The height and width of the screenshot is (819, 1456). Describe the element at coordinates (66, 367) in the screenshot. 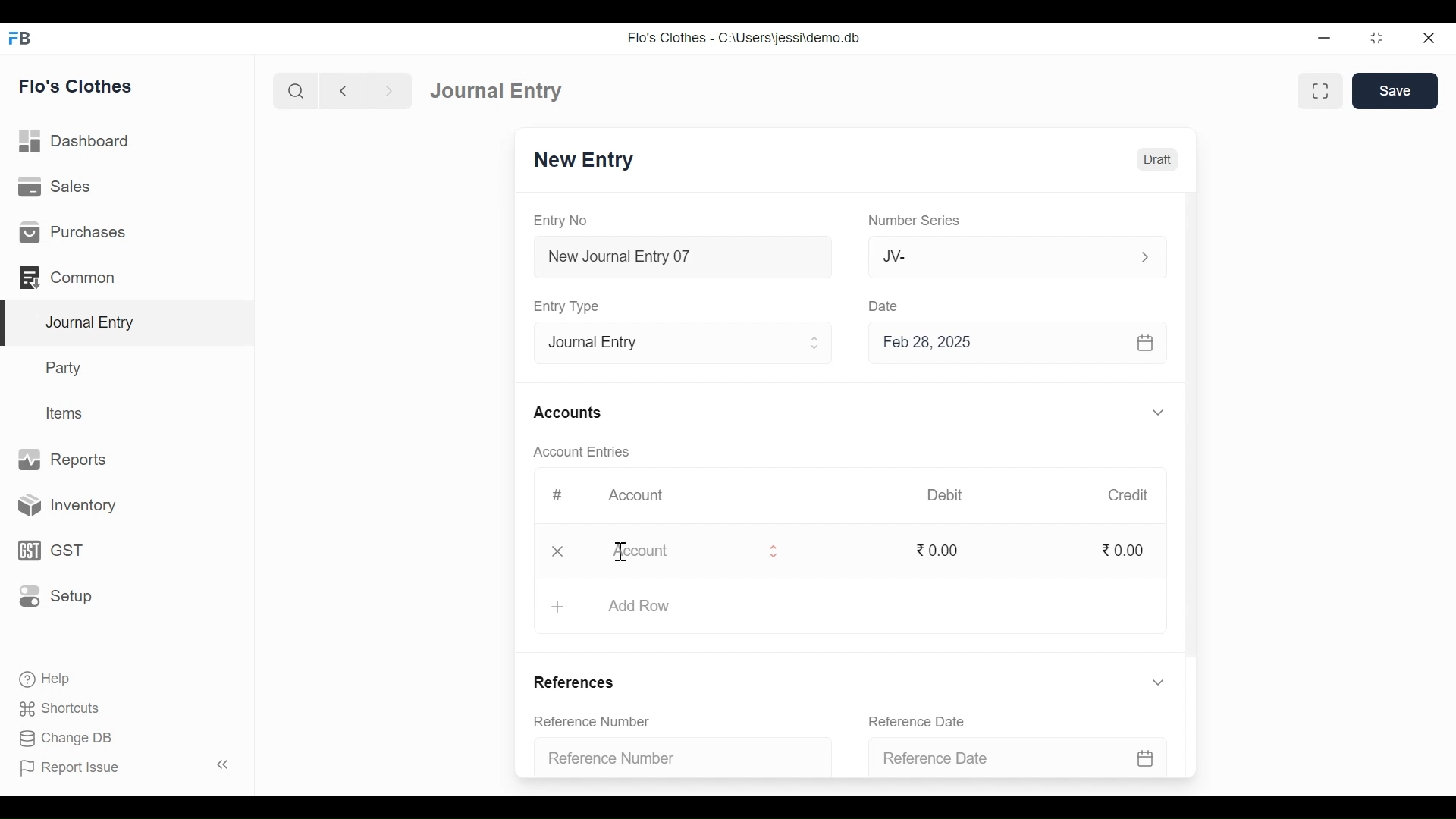

I see `Party` at that location.